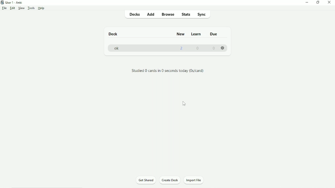 Image resolution: width=335 pixels, height=188 pixels. Describe the element at coordinates (330, 2) in the screenshot. I see `Close` at that location.